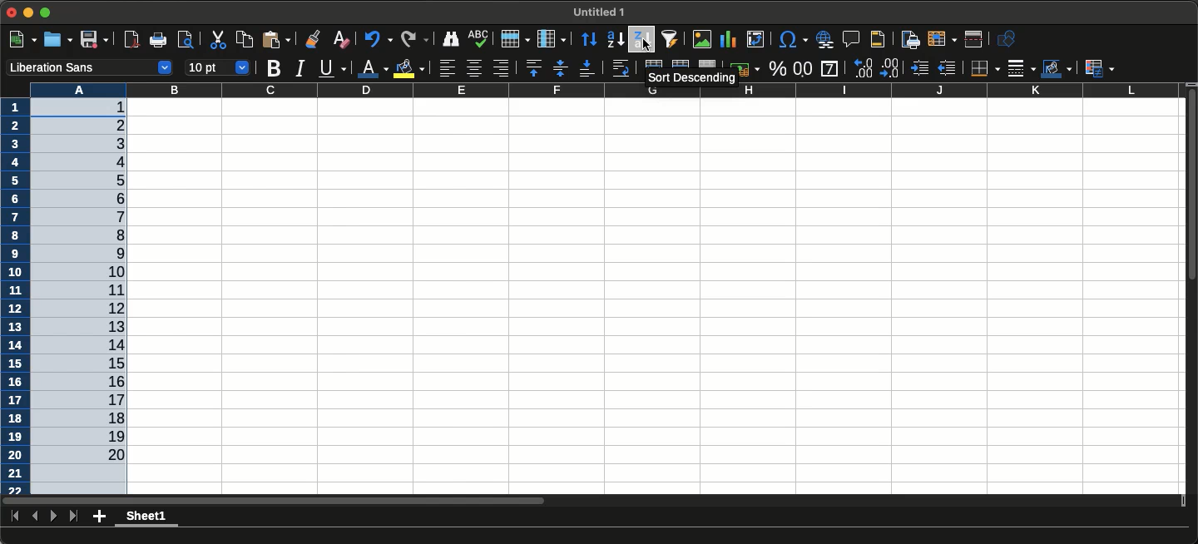 The height and width of the screenshot is (544, 1198). What do you see at coordinates (114, 162) in the screenshot?
I see `4` at bounding box center [114, 162].